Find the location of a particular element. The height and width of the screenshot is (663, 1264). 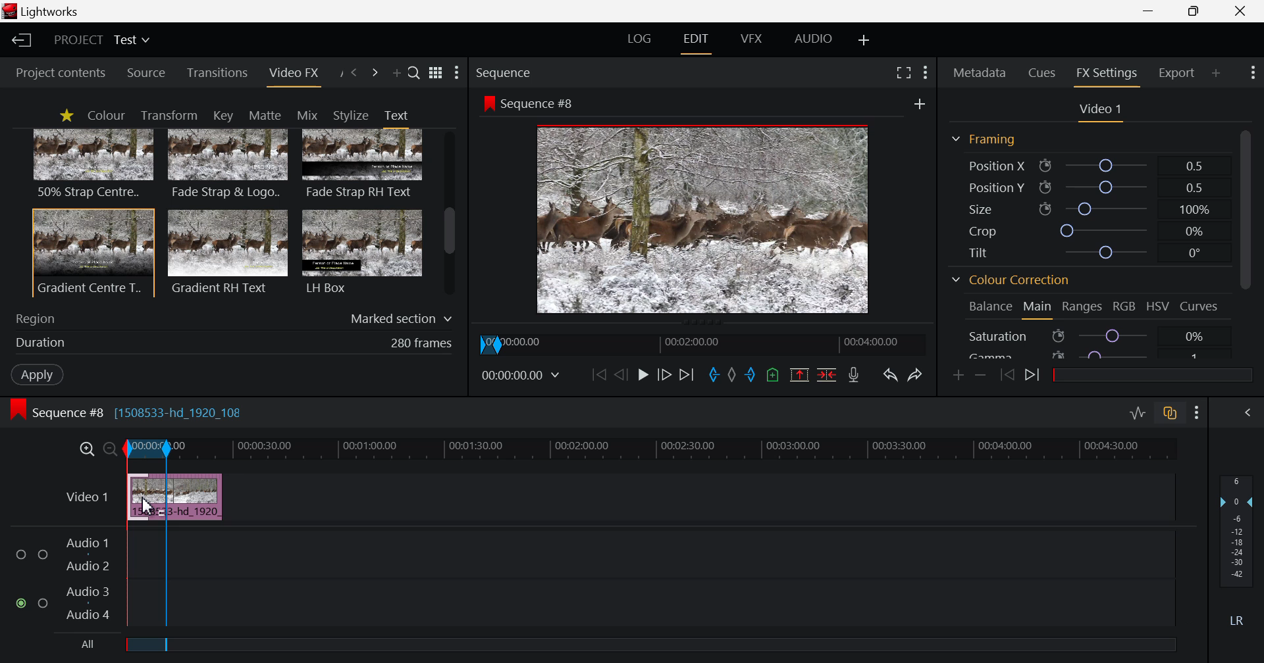

Go Forward is located at coordinates (663, 373).